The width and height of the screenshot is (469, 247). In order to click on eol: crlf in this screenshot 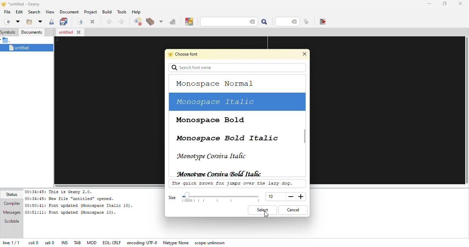, I will do `click(112, 243)`.